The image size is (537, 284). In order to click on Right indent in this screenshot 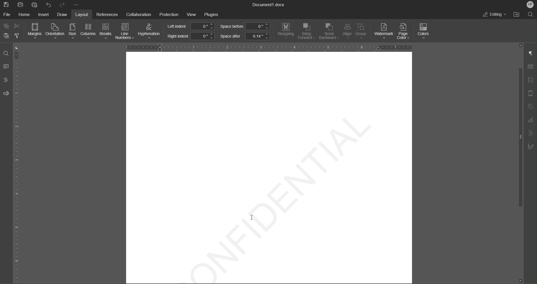, I will do `click(191, 36)`.